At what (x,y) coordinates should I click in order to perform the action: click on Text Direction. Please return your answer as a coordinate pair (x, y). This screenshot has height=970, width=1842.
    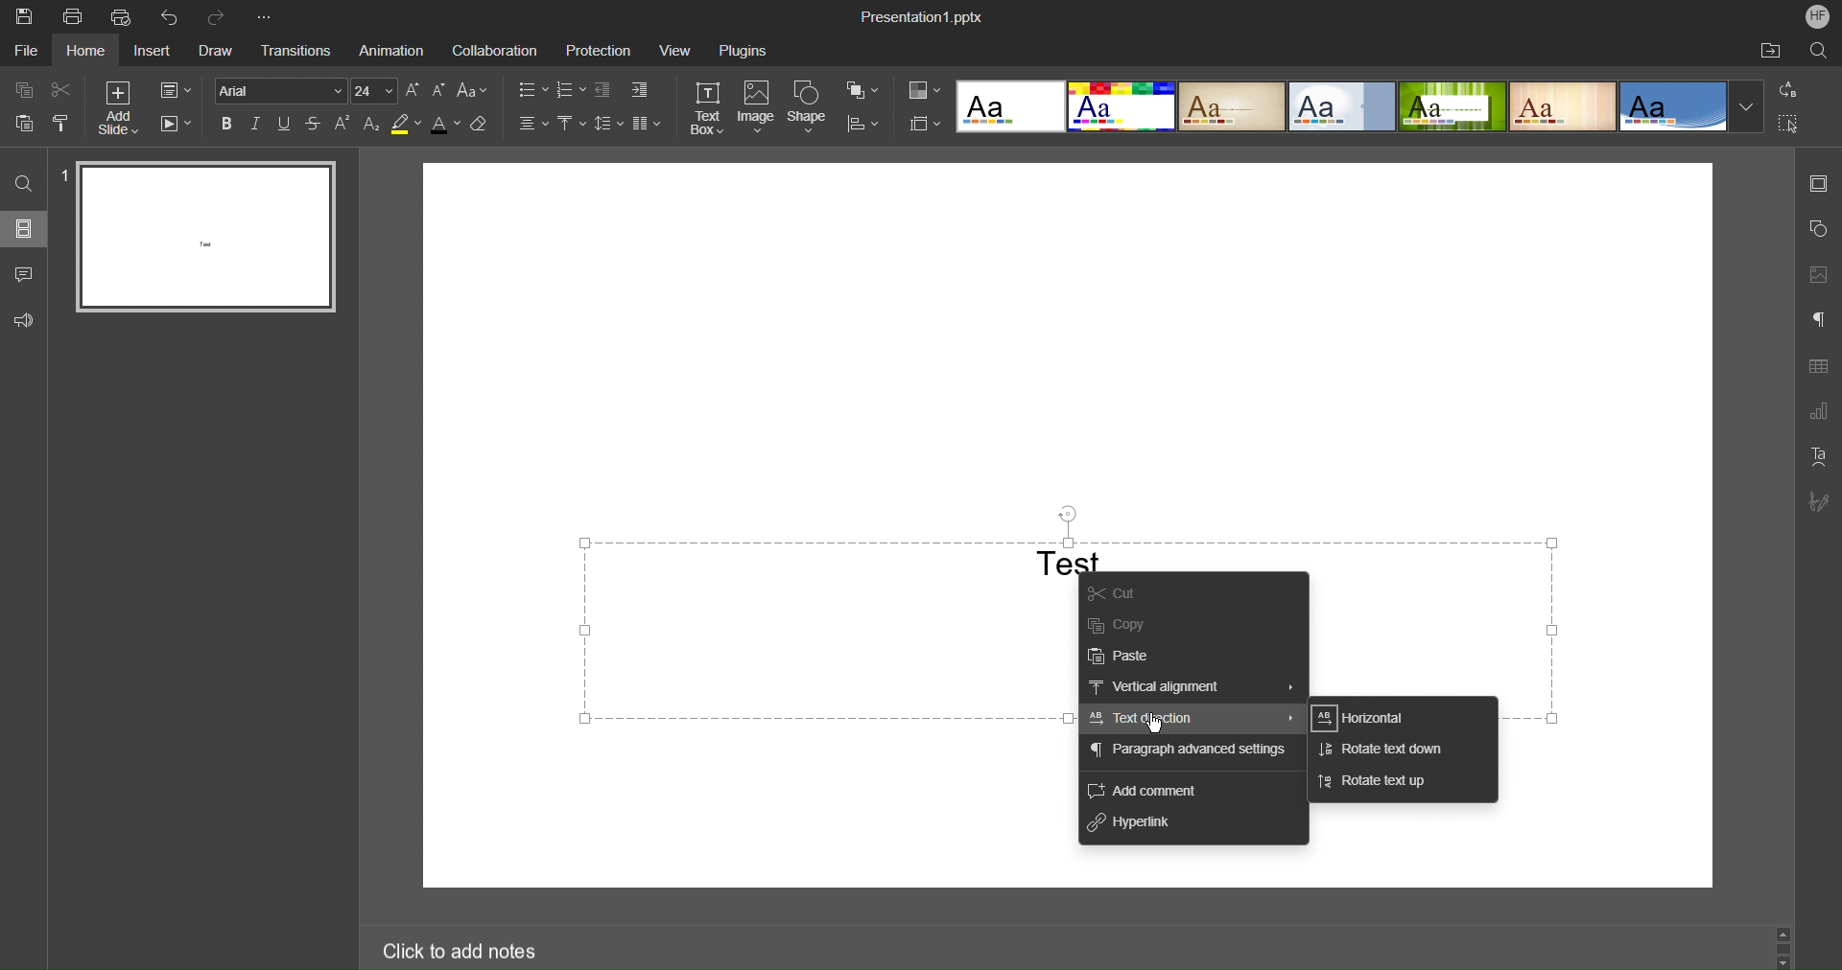
    Looking at the image, I should click on (1191, 720).